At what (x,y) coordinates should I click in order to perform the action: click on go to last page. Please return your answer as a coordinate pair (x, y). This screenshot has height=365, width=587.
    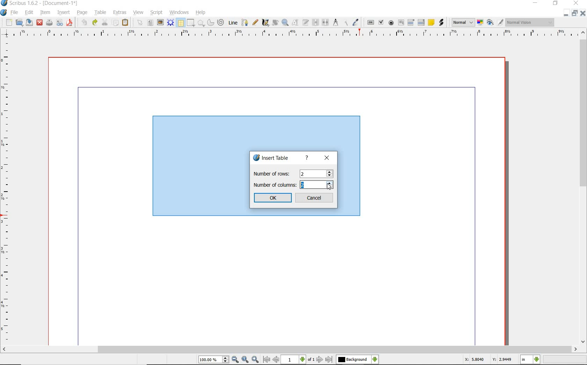
    Looking at the image, I should click on (329, 359).